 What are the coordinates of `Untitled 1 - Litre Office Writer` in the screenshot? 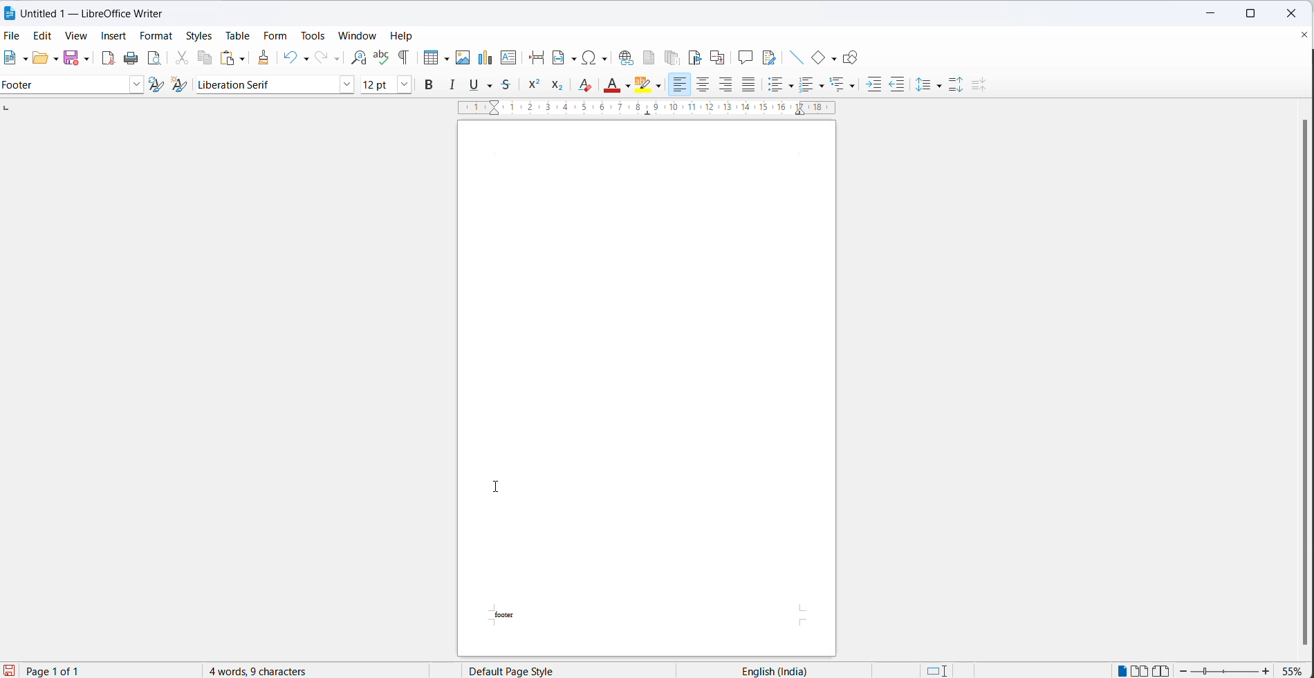 It's located at (93, 12).